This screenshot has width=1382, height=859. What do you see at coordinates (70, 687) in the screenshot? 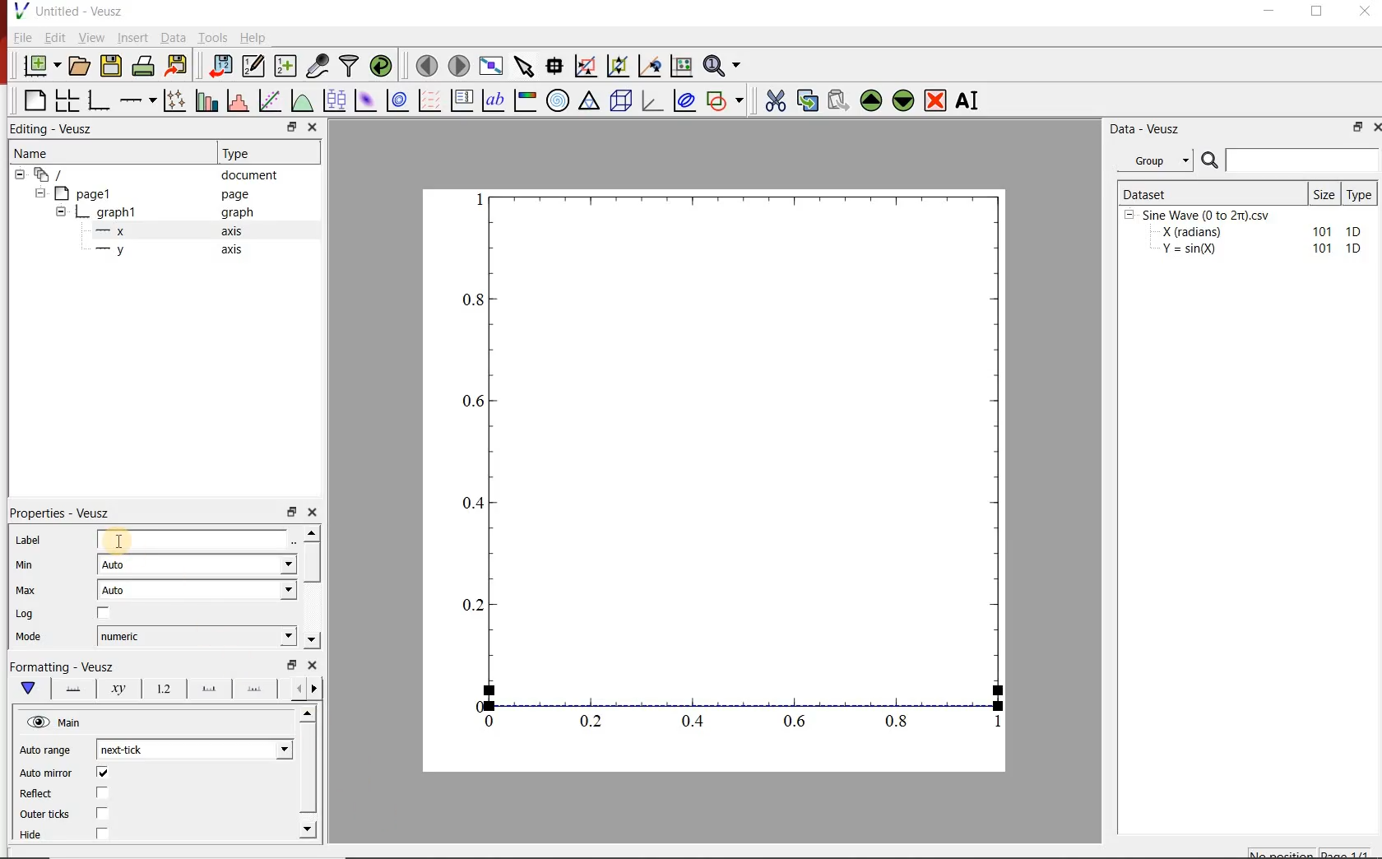
I see `options` at bounding box center [70, 687].